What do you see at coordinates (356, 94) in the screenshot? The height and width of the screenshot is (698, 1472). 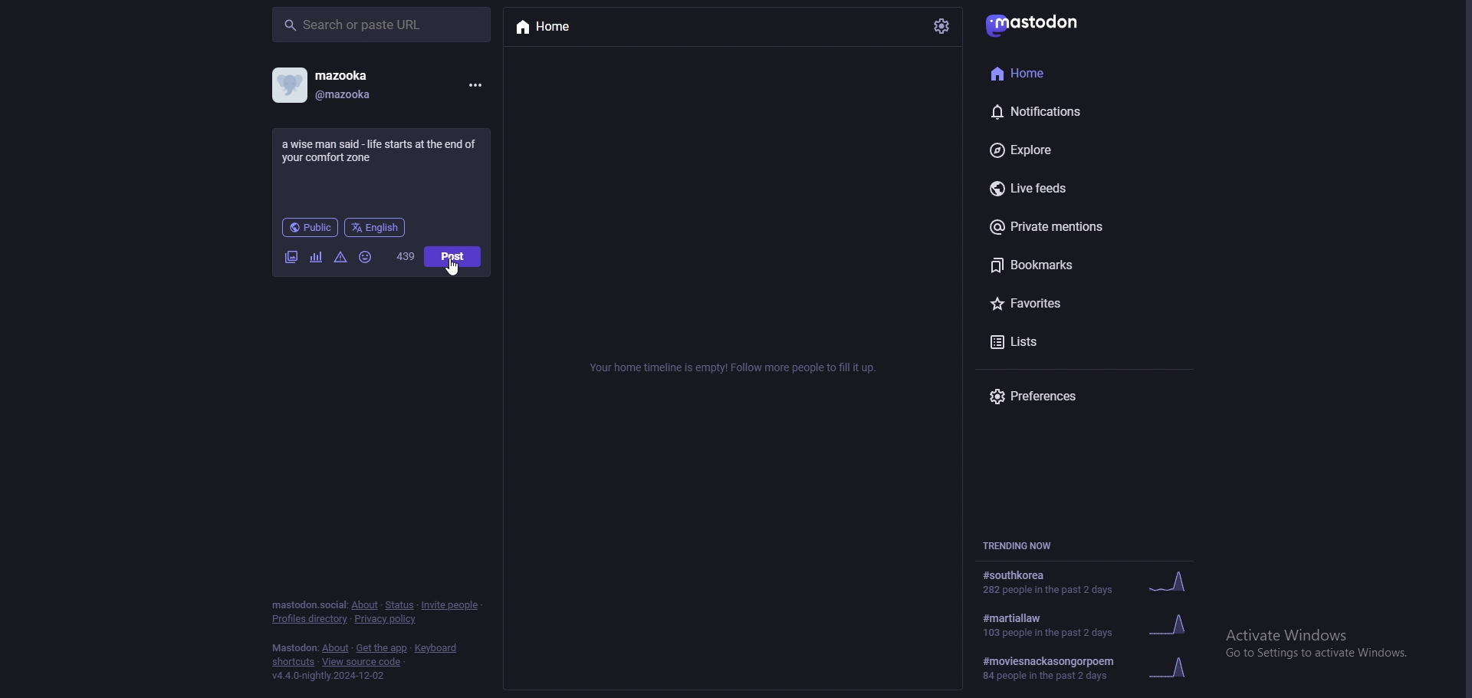 I see `@mazooka` at bounding box center [356, 94].